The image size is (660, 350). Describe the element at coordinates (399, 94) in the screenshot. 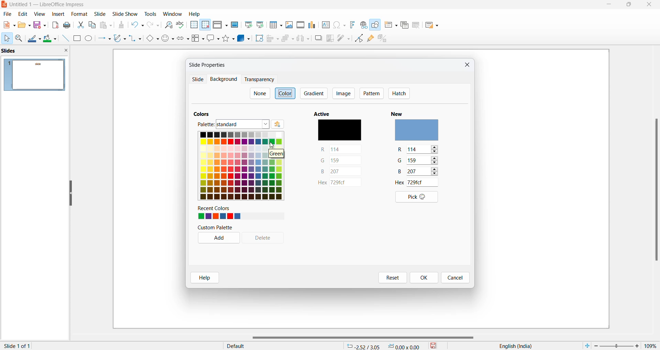

I see `hatch` at that location.